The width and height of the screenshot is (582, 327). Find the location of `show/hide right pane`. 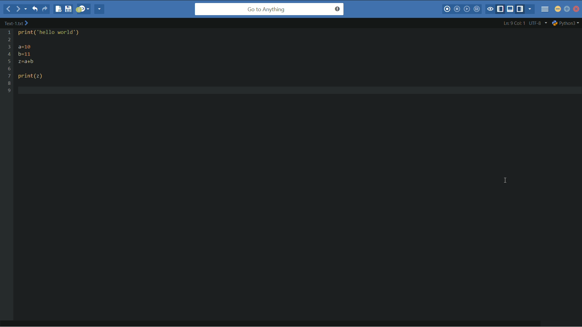

show/hide right pane is located at coordinates (522, 9).